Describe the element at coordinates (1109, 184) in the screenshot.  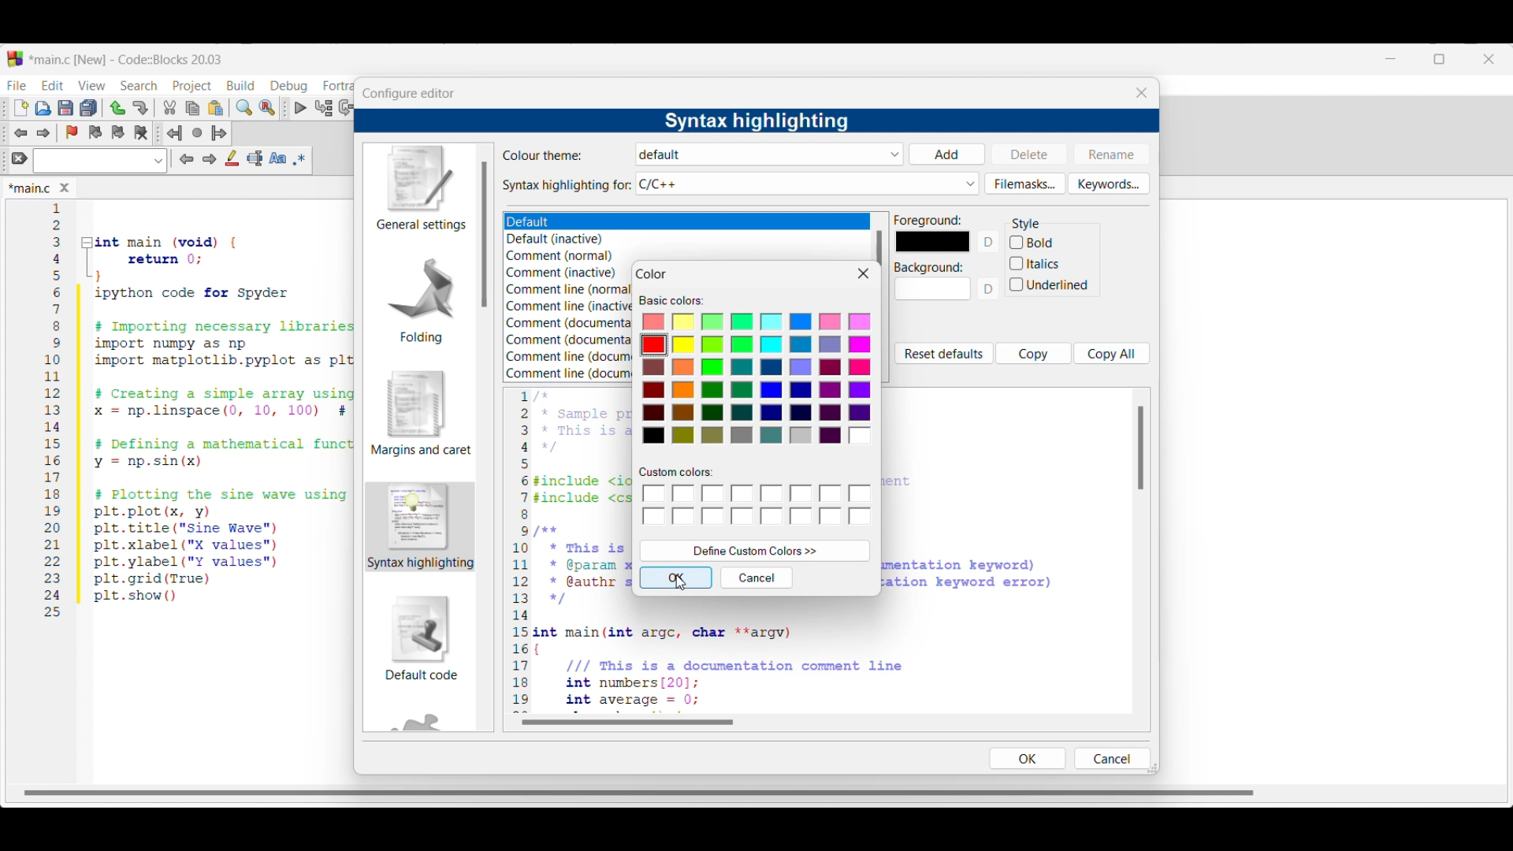
I see `Keywords` at that location.